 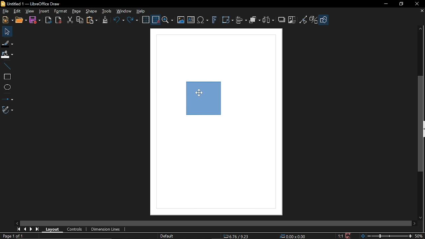 I want to click on Lines and arrows, so click(x=7, y=98).